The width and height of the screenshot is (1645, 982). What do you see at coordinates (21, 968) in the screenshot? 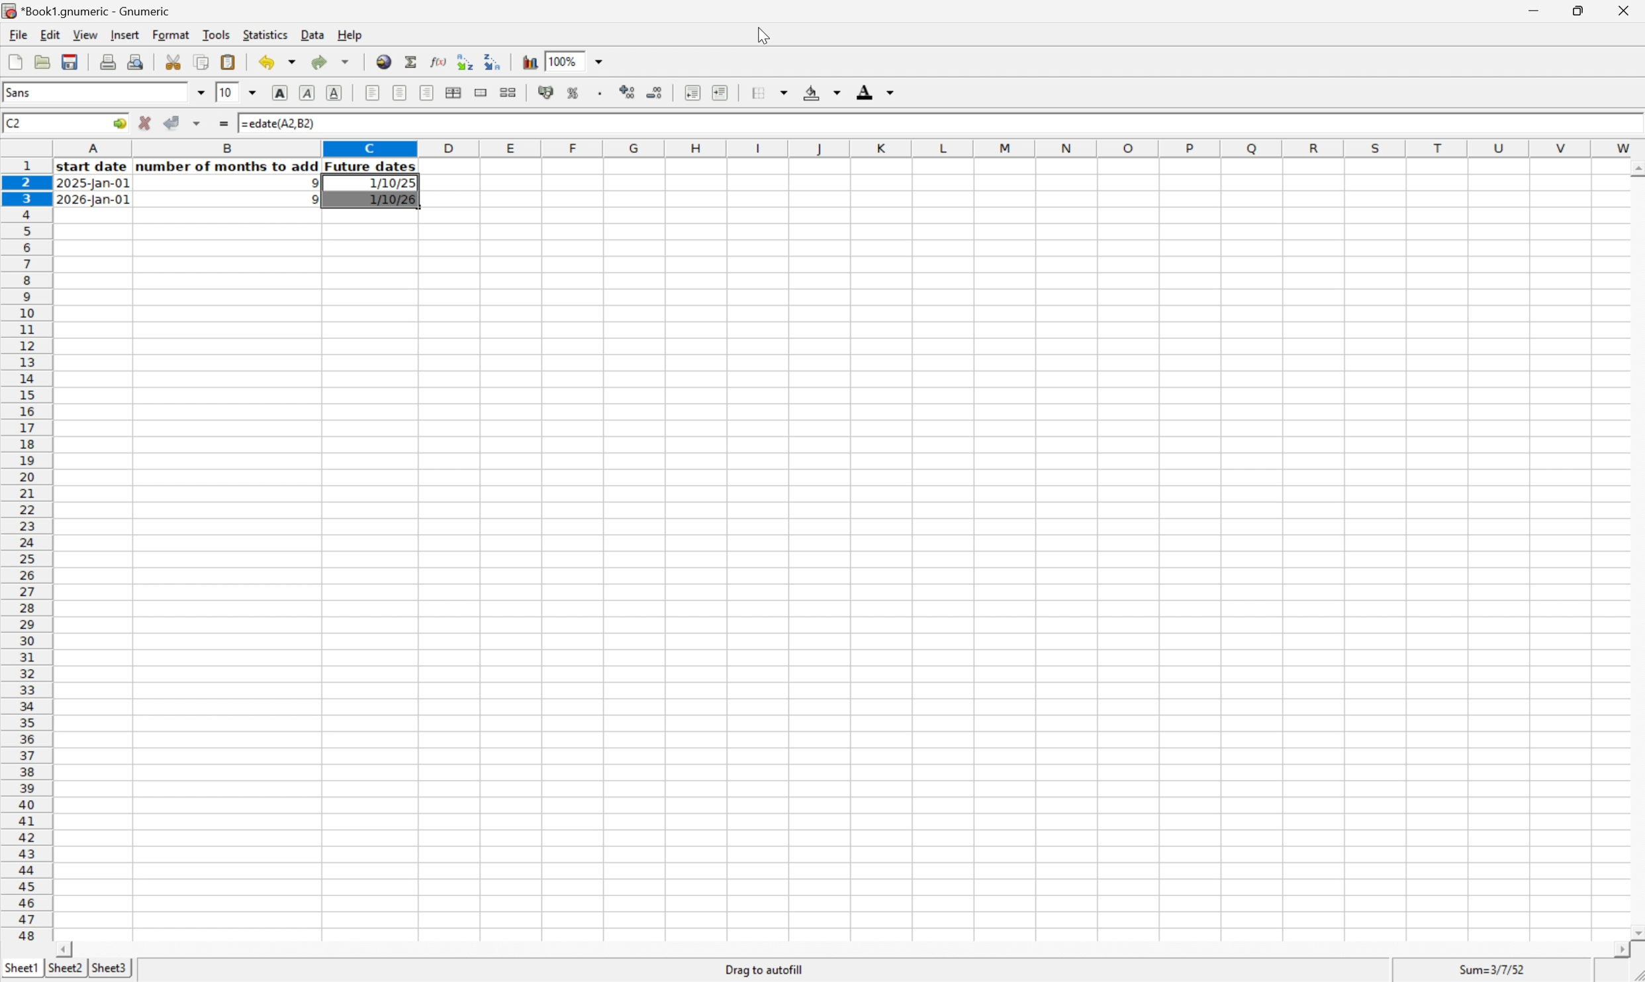
I see `Sheet1` at bounding box center [21, 968].